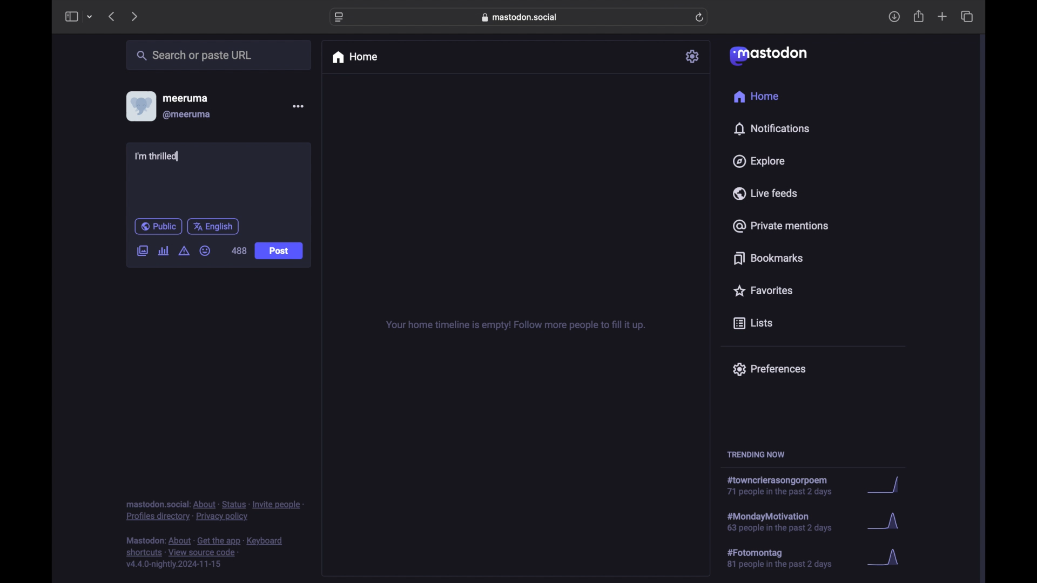 Image resolution: width=1037 pixels, height=583 pixels. What do you see at coordinates (185, 251) in the screenshot?
I see `add content warning` at bounding box center [185, 251].